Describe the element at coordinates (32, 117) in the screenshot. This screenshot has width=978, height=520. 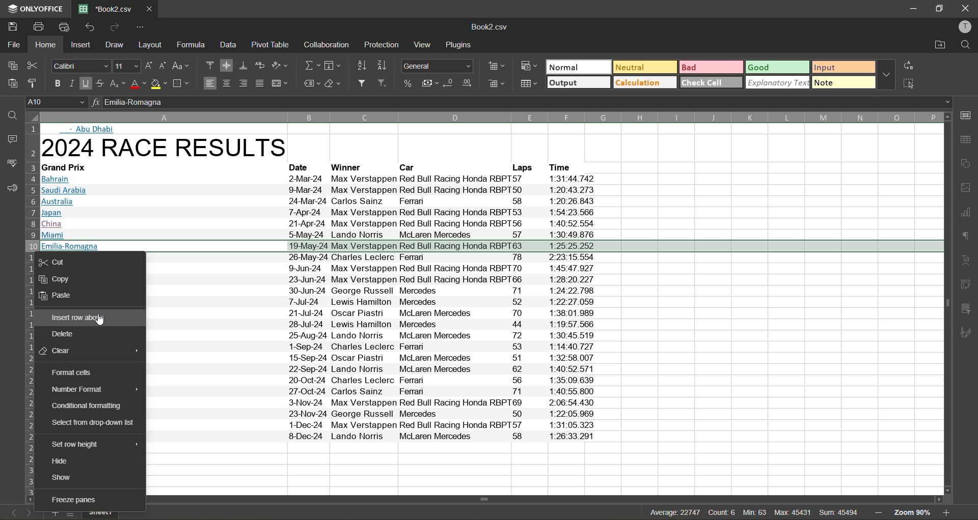
I see `select whole sheet` at that location.